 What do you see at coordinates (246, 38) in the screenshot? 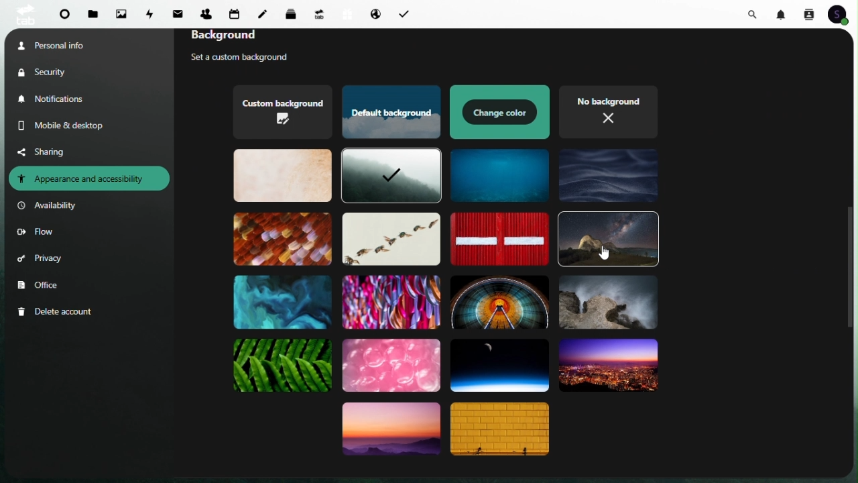
I see `Background` at bounding box center [246, 38].